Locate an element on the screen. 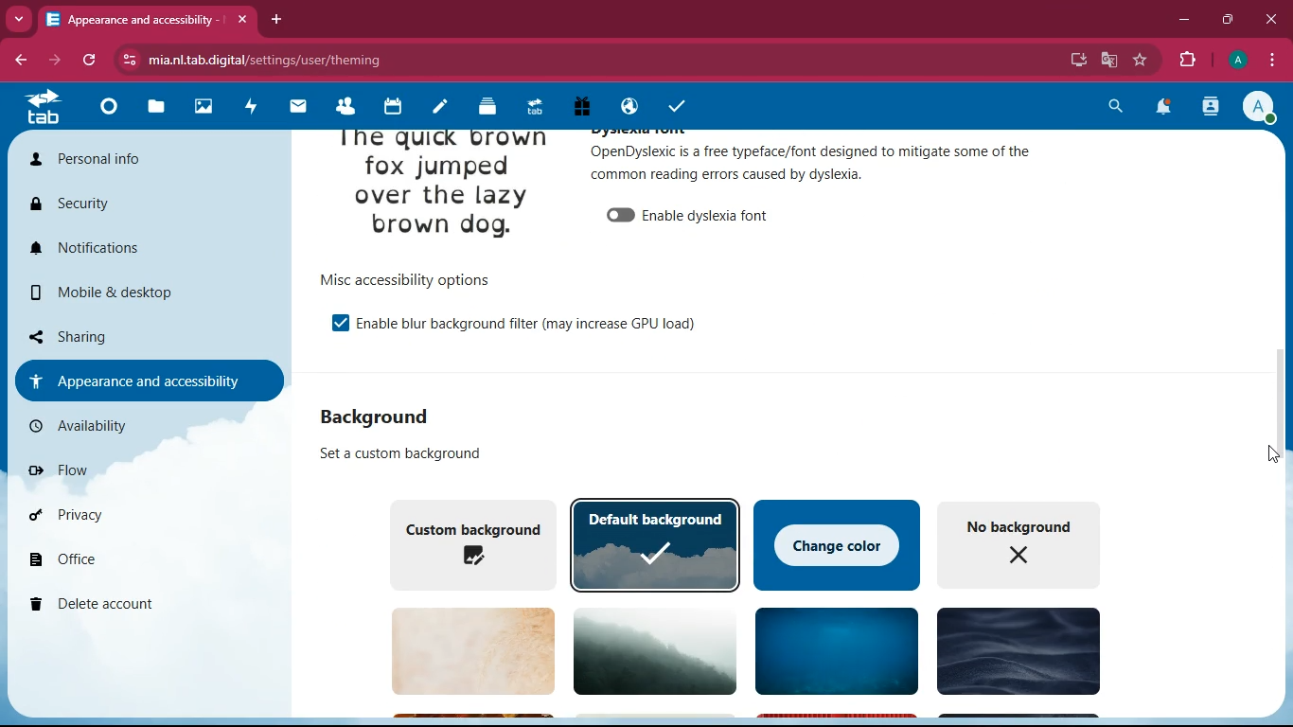 The width and height of the screenshot is (1293, 727). notes is located at coordinates (434, 108).